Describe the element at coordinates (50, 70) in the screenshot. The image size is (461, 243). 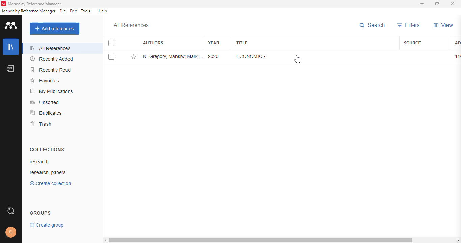
I see `recently read` at that location.